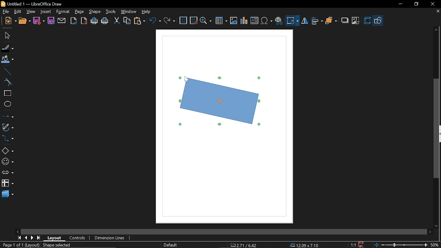 The width and height of the screenshot is (441, 248). I want to click on UNdo, so click(156, 20).